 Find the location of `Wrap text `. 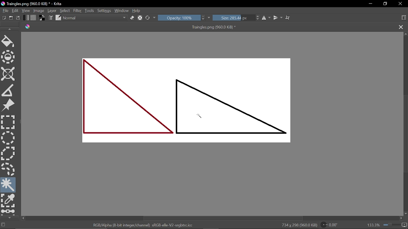

Wrap text  is located at coordinates (288, 18).